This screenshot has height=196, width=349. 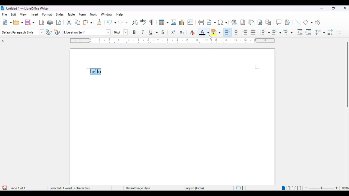 What do you see at coordinates (78, 23) in the screenshot?
I see `copy` at bounding box center [78, 23].